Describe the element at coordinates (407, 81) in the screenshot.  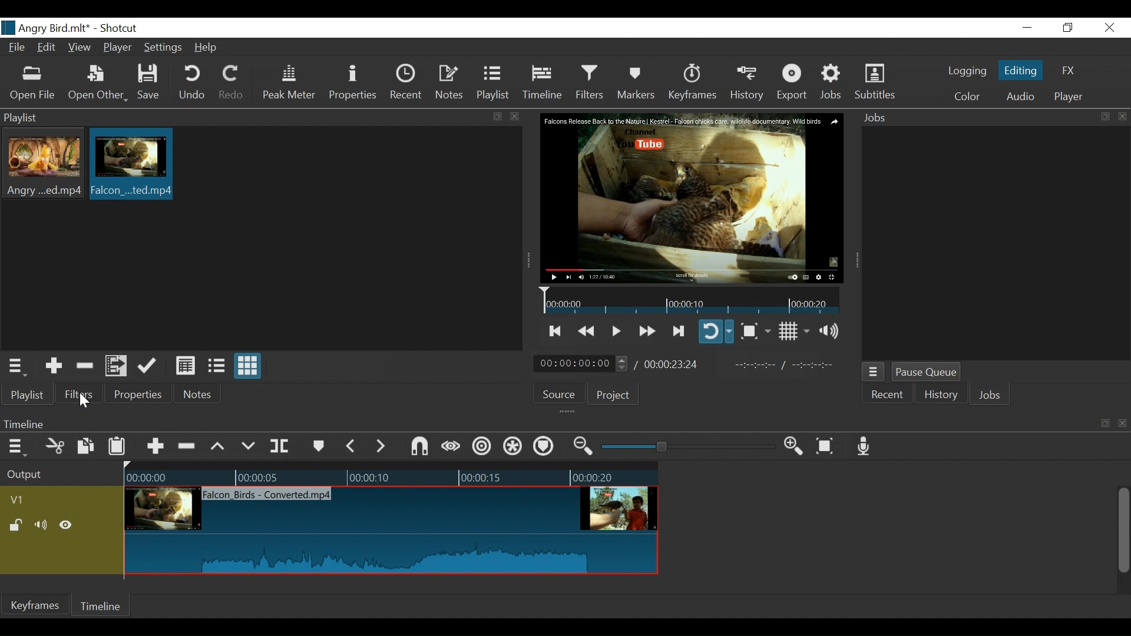
I see `Recent` at that location.